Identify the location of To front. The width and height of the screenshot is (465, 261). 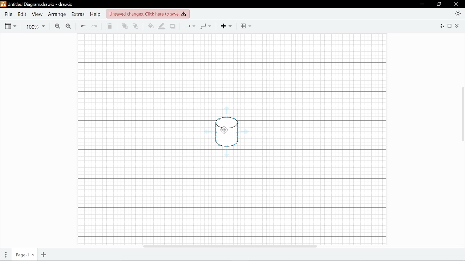
(125, 26).